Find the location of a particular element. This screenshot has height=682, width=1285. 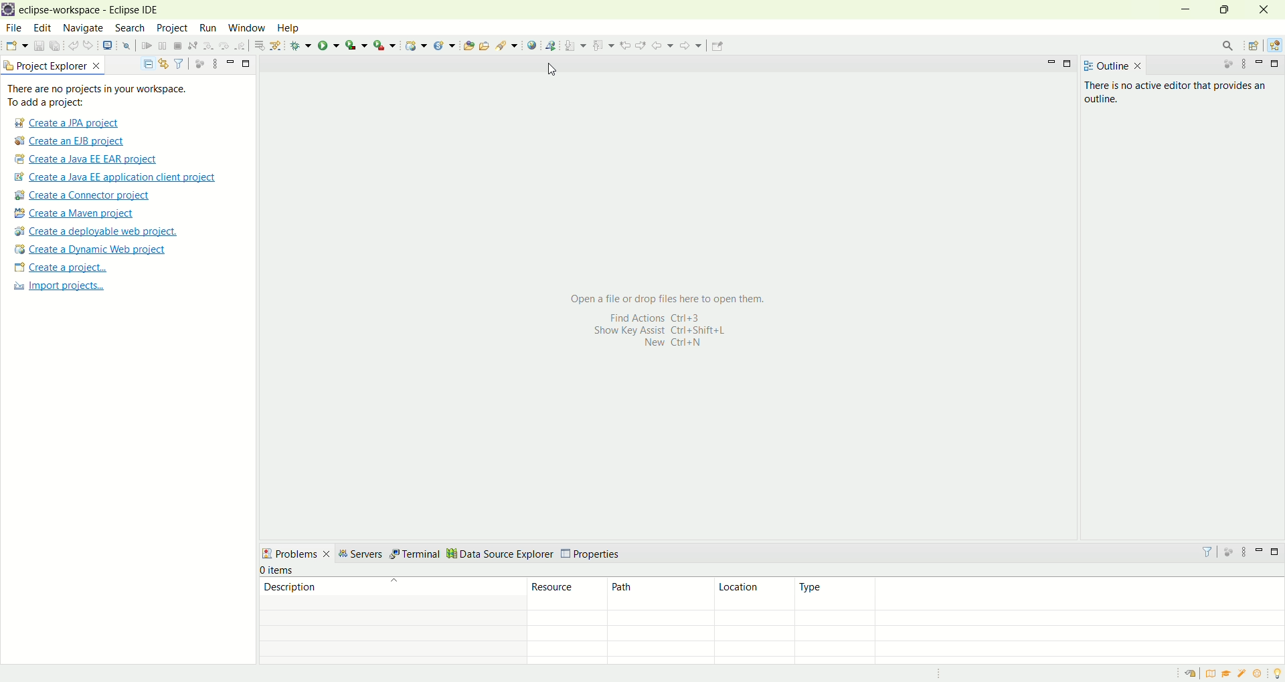

resource is located at coordinates (569, 593).